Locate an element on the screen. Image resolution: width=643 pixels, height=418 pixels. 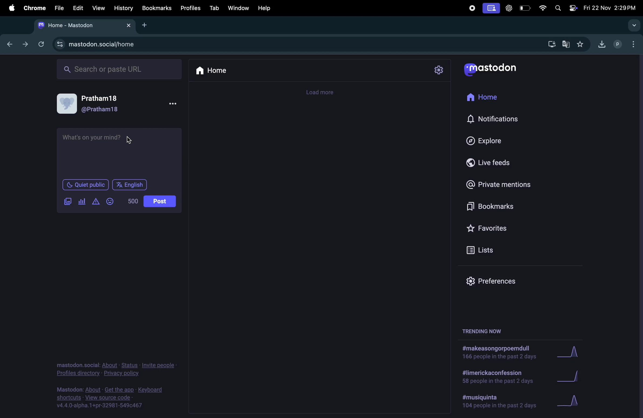
help is located at coordinates (266, 8).